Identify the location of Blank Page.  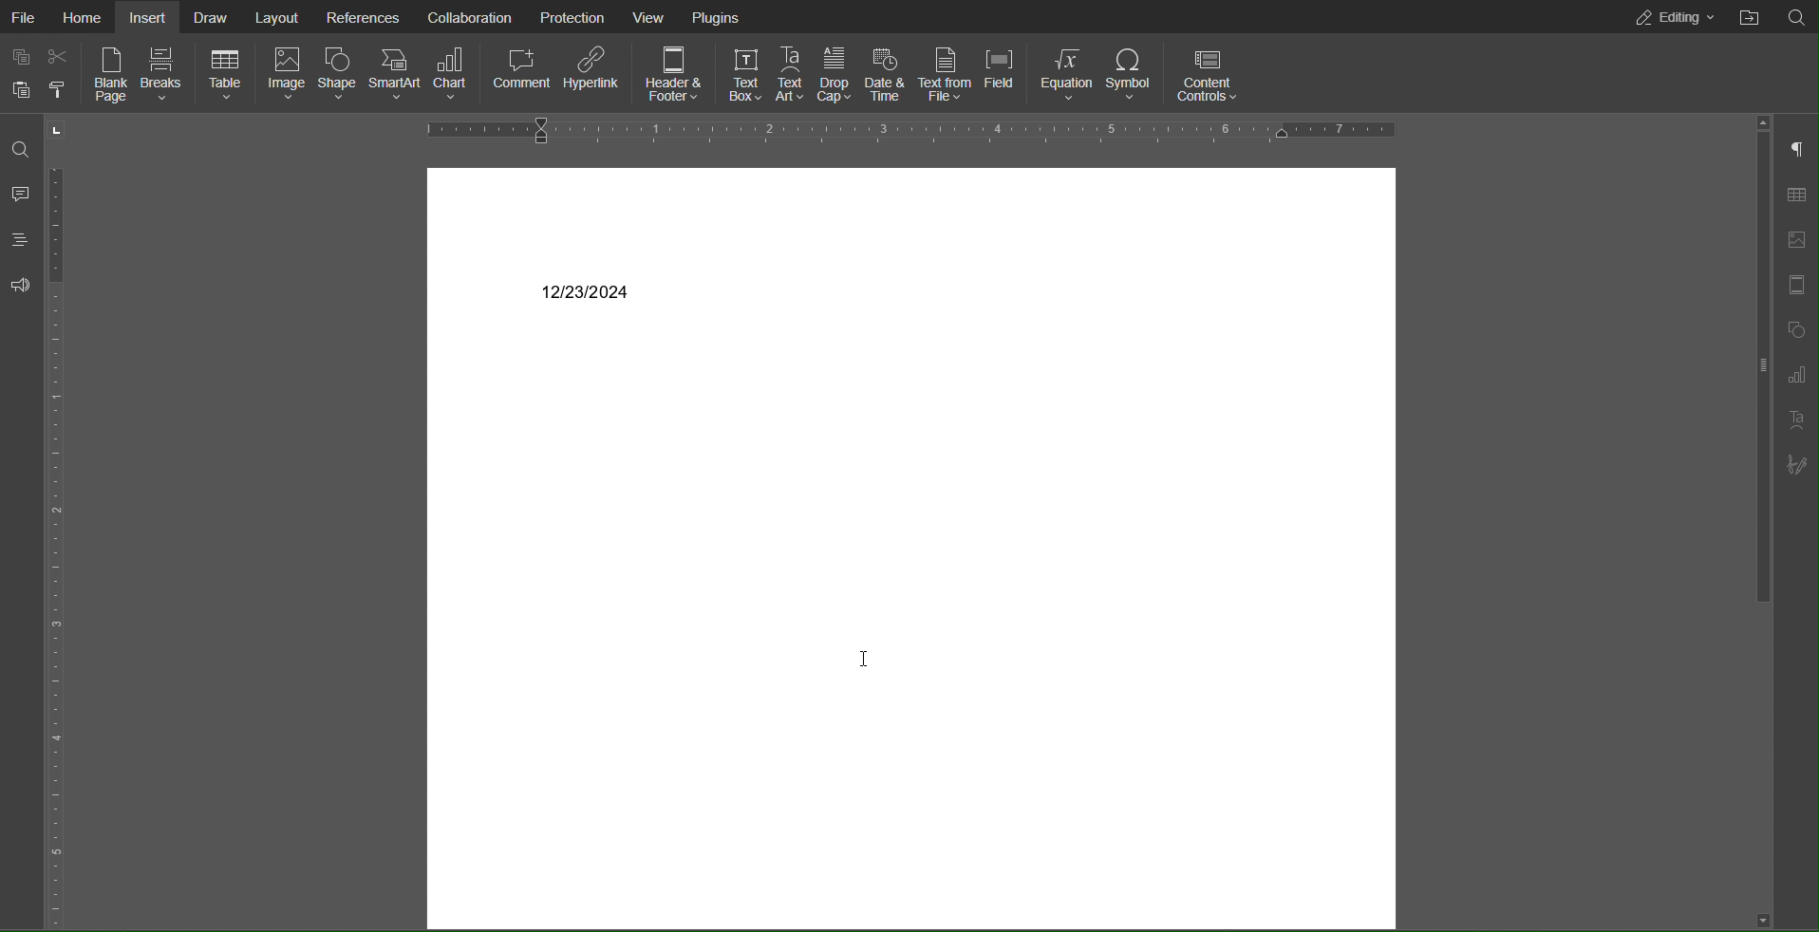
(108, 77).